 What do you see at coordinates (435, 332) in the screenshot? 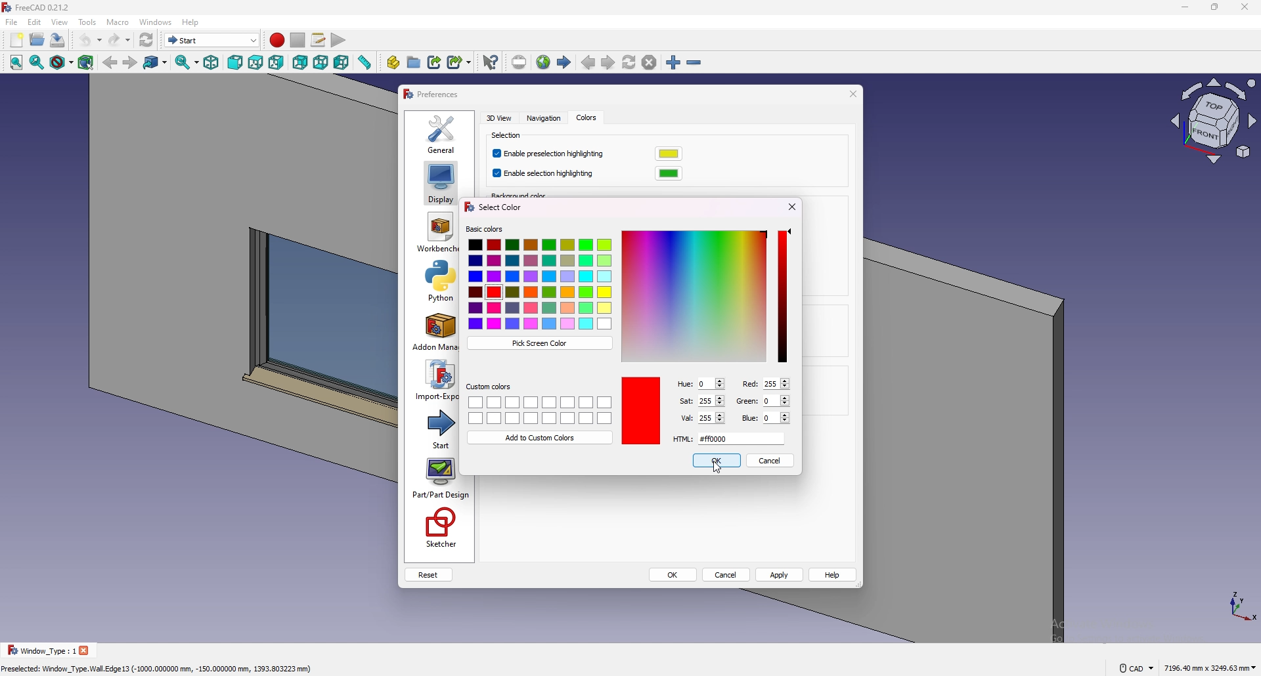
I see `add on manager` at bounding box center [435, 332].